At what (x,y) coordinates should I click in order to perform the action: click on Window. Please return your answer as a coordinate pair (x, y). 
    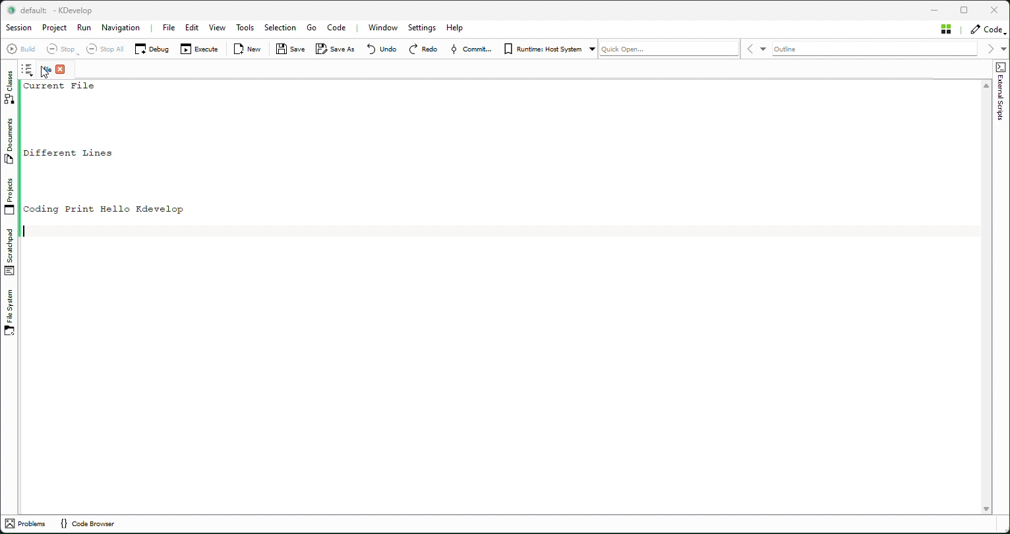
    Looking at the image, I should click on (387, 28).